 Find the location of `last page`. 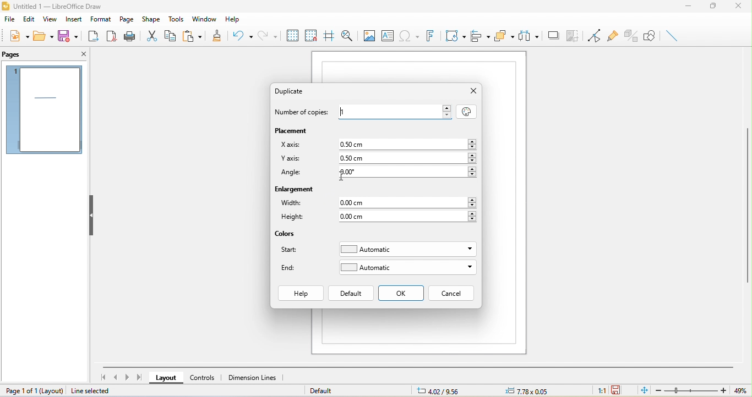

last page is located at coordinates (140, 377).